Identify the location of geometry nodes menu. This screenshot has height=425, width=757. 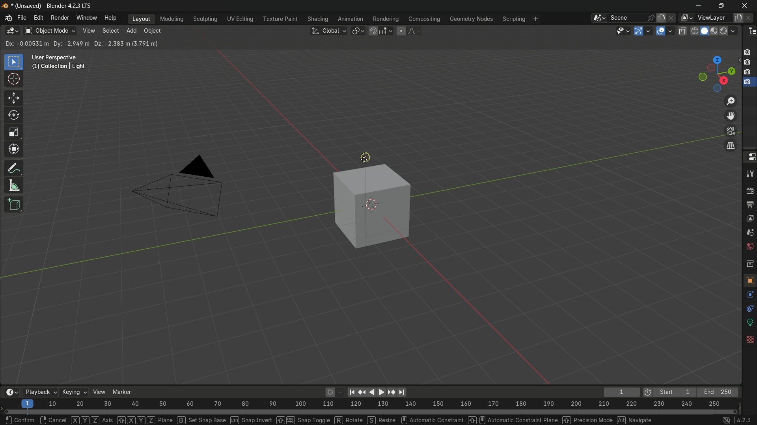
(470, 18).